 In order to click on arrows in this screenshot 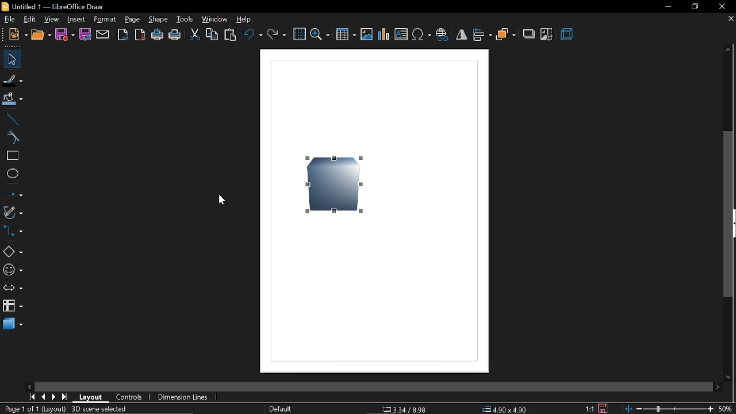, I will do `click(13, 287)`.